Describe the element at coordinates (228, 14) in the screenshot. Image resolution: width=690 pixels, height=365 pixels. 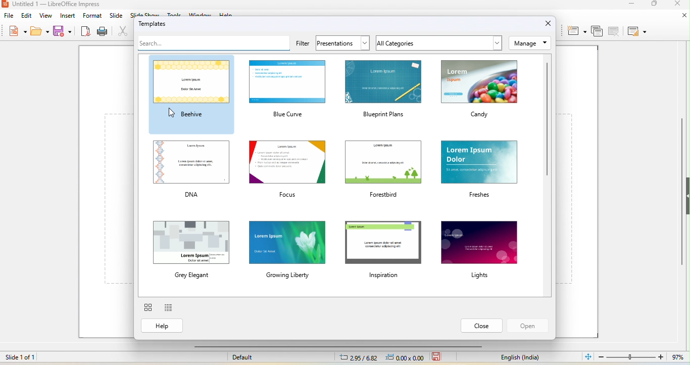
I see `help` at that location.